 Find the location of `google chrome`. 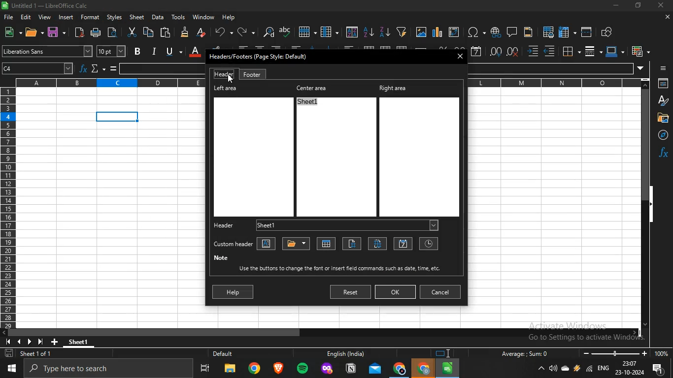

google chrome is located at coordinates (400, 369).